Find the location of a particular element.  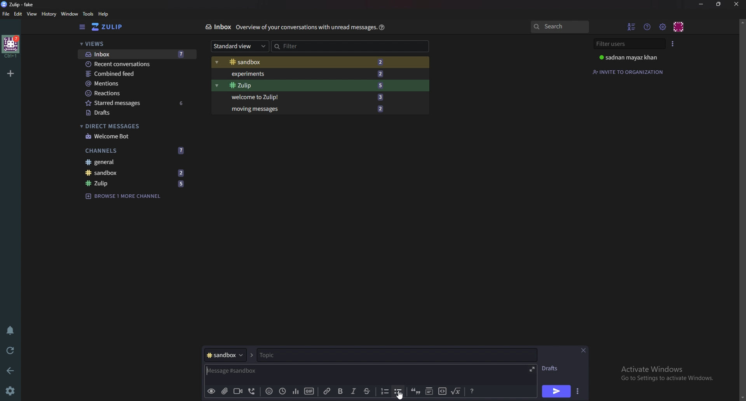

Enable do not disturb is located at coordinates (12, 329).